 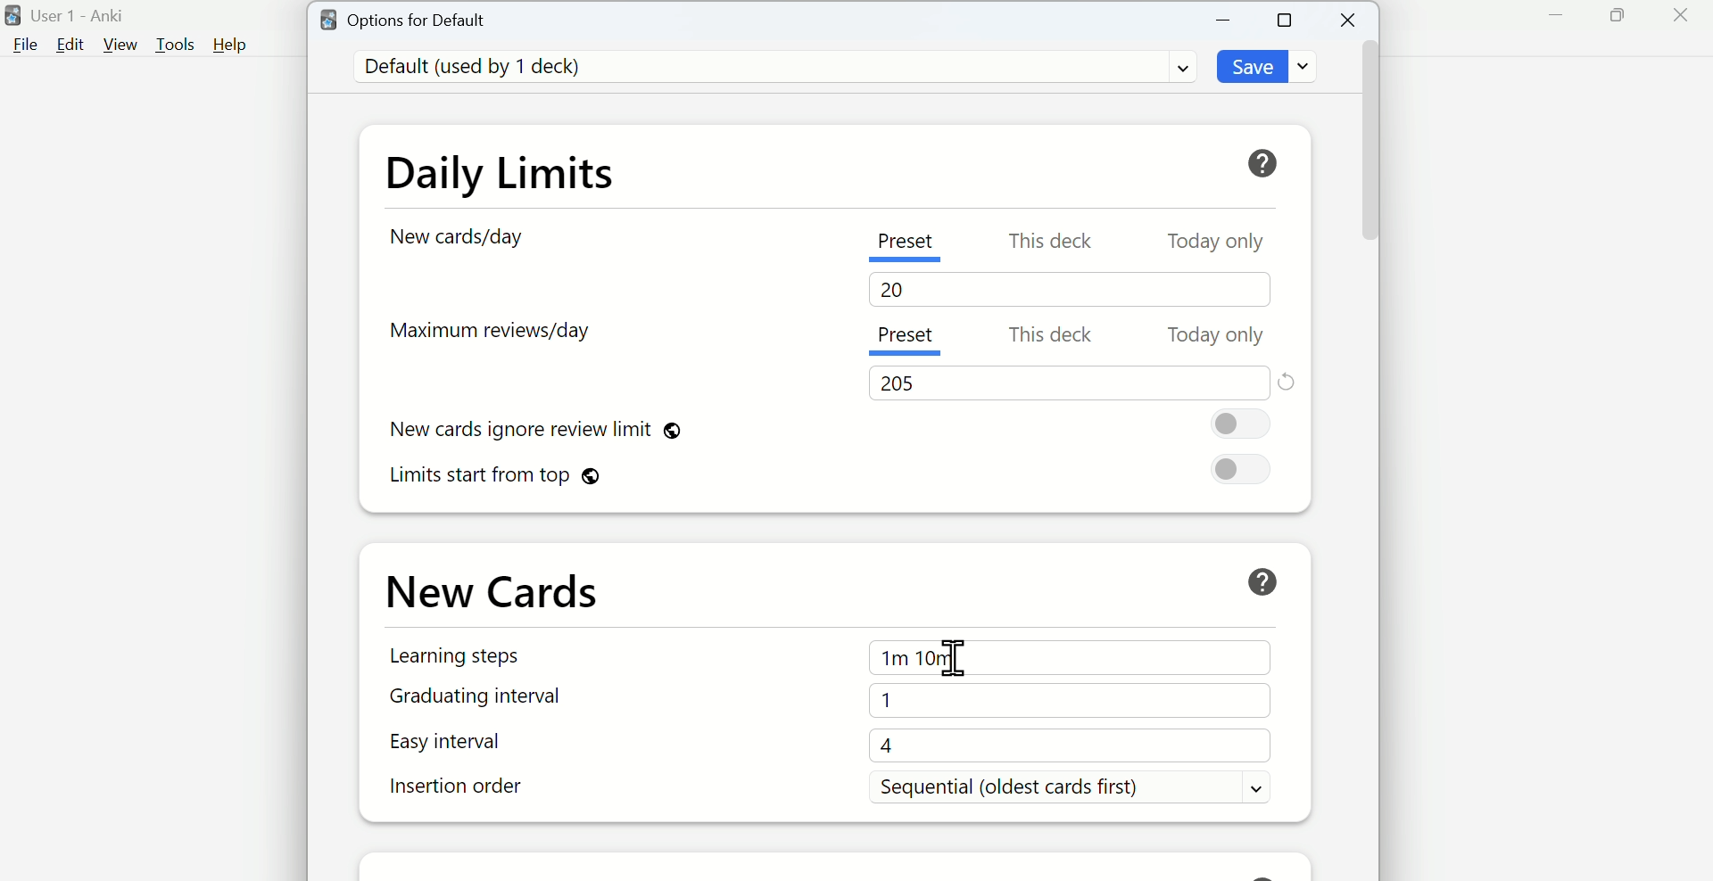 I want to click on On/Off Toggle, so click(x=1245, y=424).